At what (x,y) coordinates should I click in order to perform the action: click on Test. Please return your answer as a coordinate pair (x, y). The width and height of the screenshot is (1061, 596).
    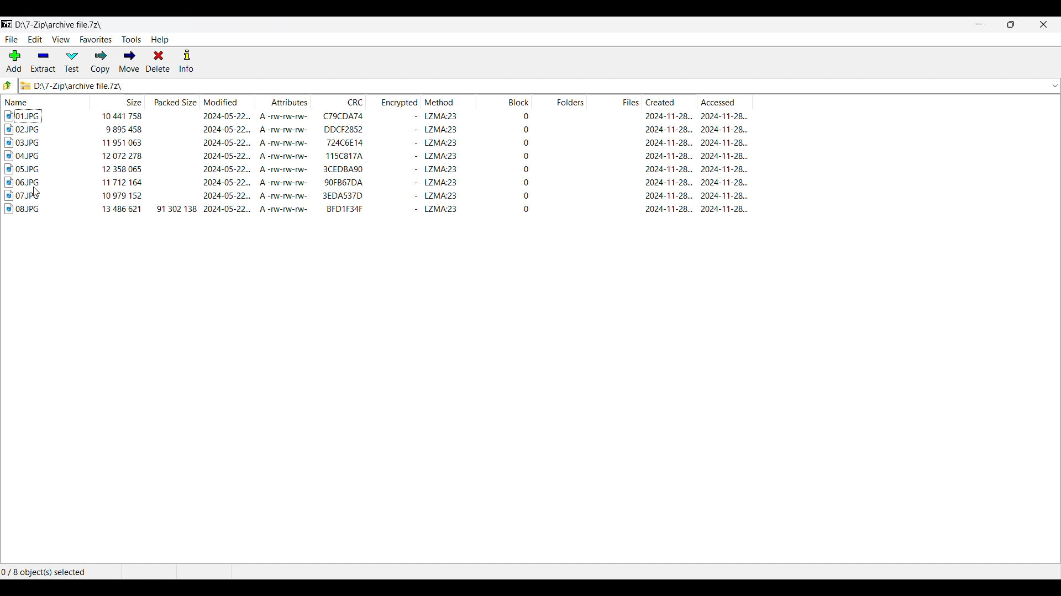
    Looking at the image, I should click on (72, 62).